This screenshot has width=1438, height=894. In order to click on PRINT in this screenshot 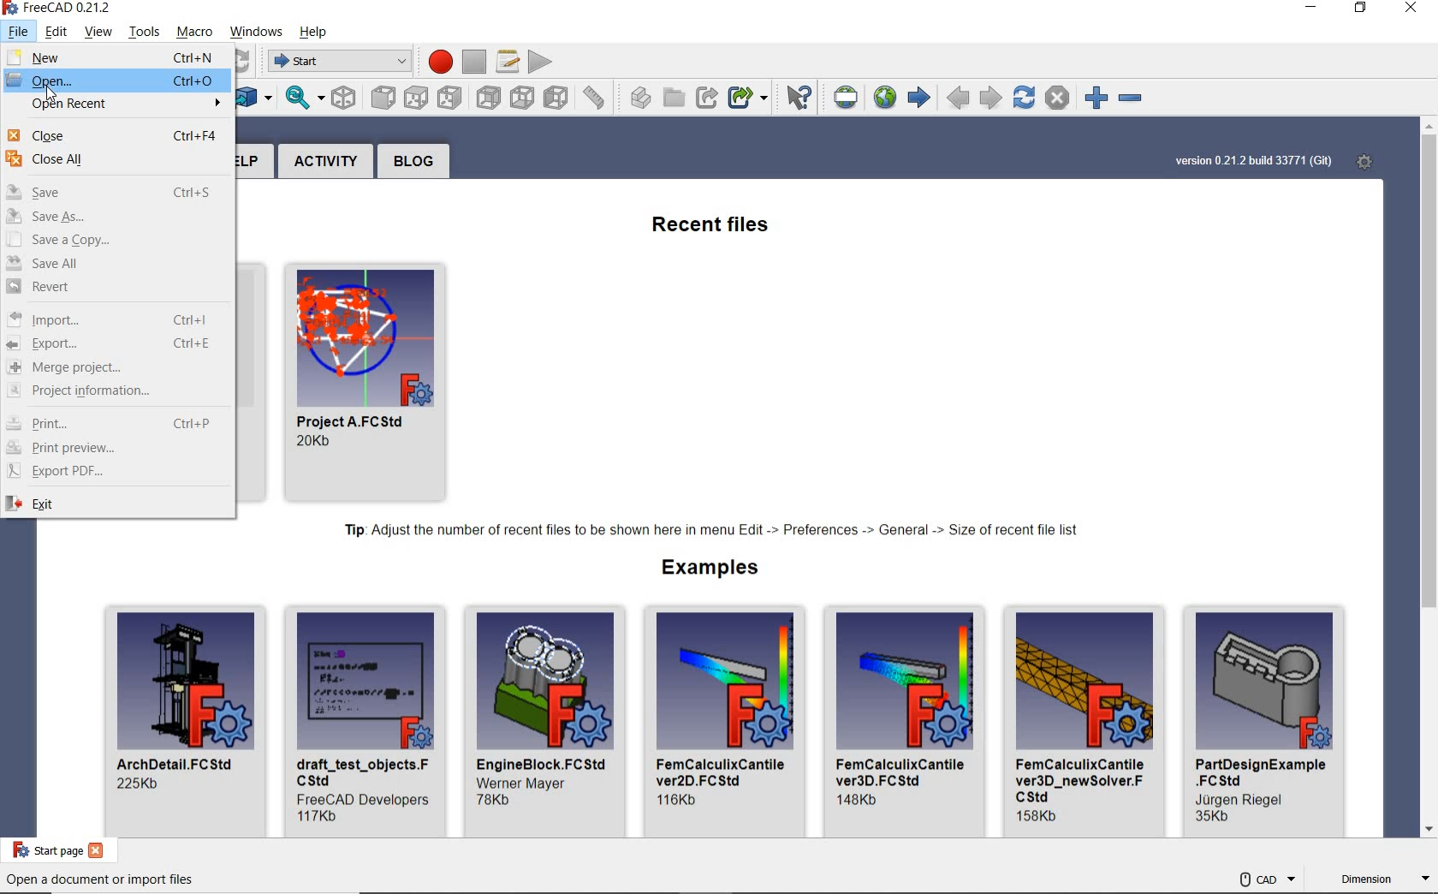, I will do `click(72, 421)`.